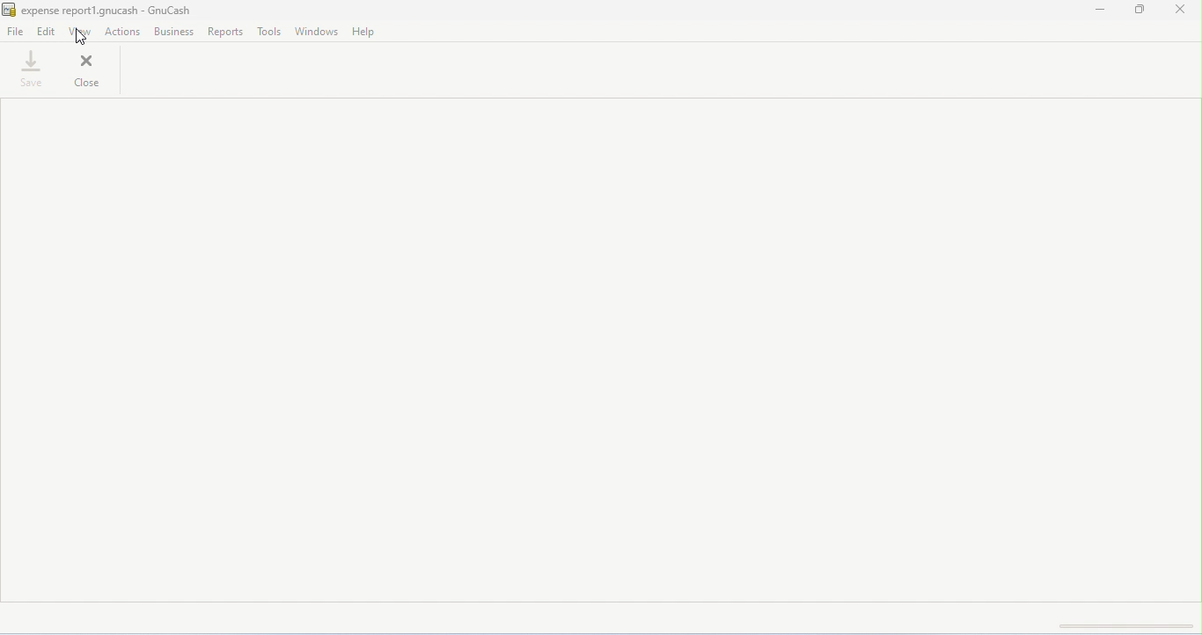  What do you see at coordinates (174, 32) in the screenshot?
I see `business` at bounding box center [174, 32].